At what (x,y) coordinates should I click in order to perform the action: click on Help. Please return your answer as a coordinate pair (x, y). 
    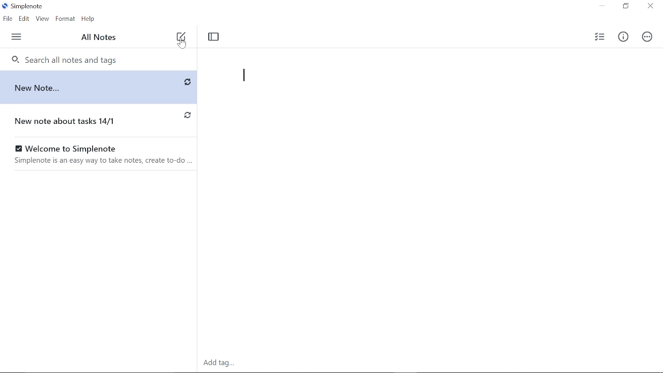
    Looking at the image, I should click on (89, 19).